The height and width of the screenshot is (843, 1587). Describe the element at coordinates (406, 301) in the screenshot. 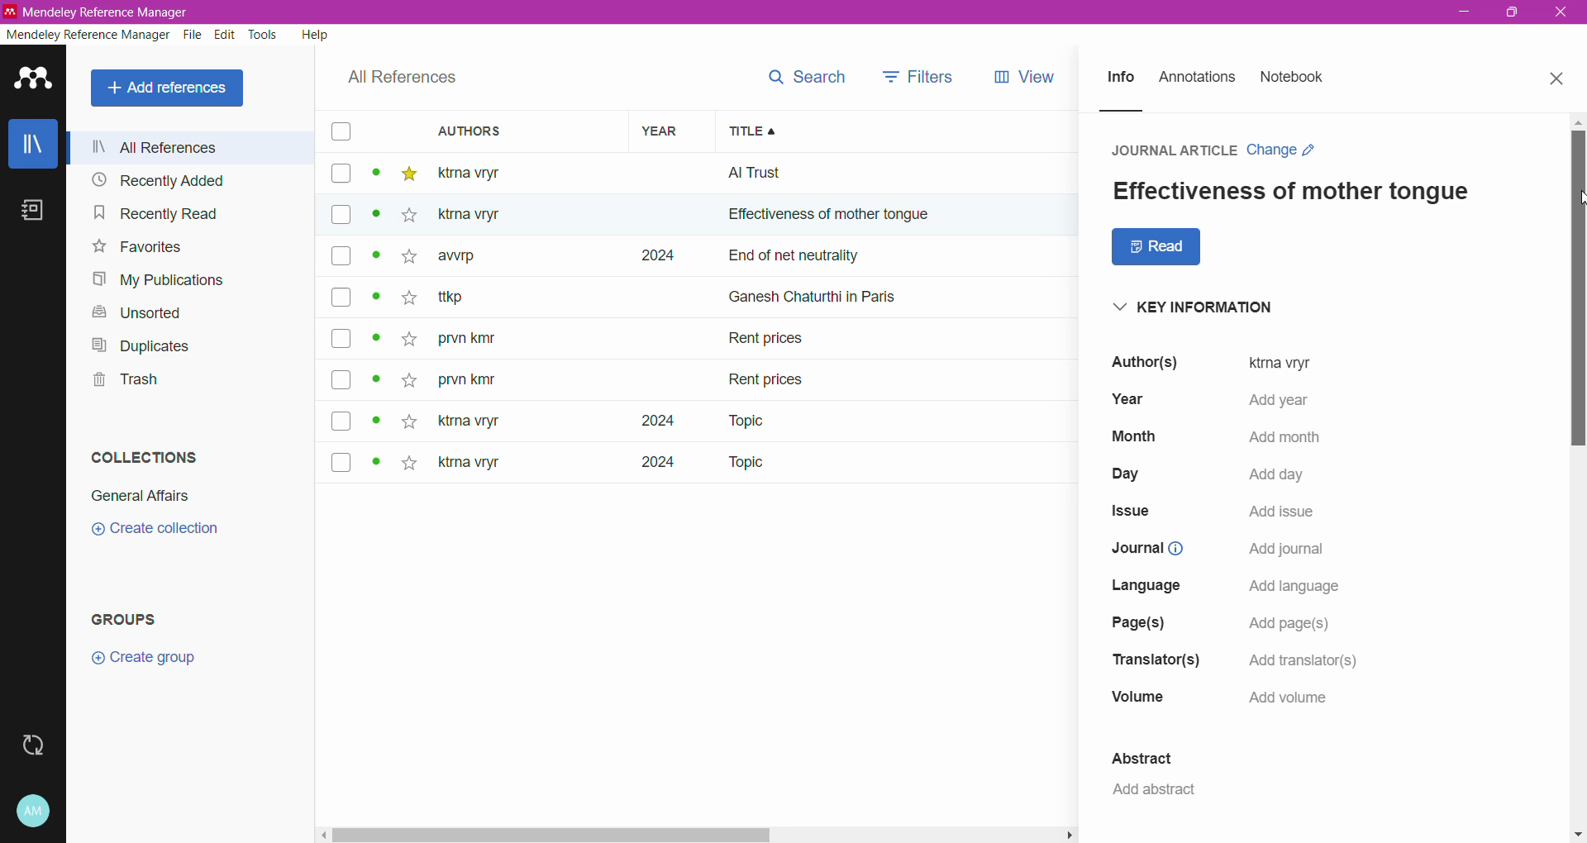

I see `star` at that location.